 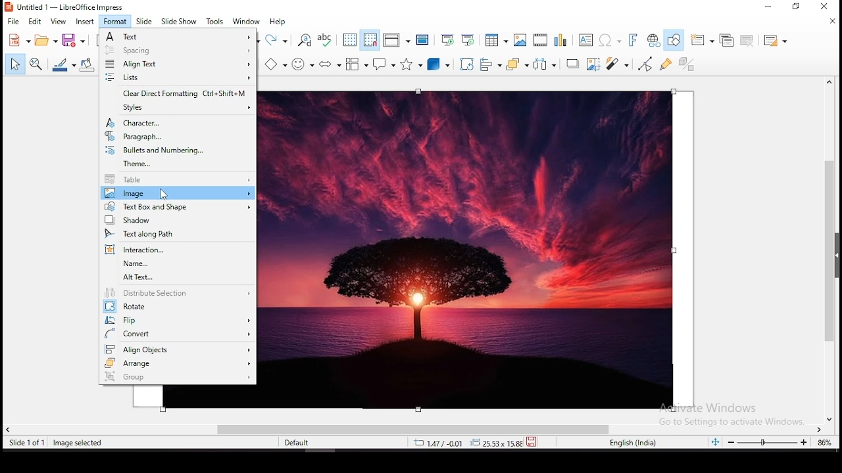 What do you see at coordinates (163, 195) in the screenshot?
I see `mouse pointer` at bounding box center [163, 195].